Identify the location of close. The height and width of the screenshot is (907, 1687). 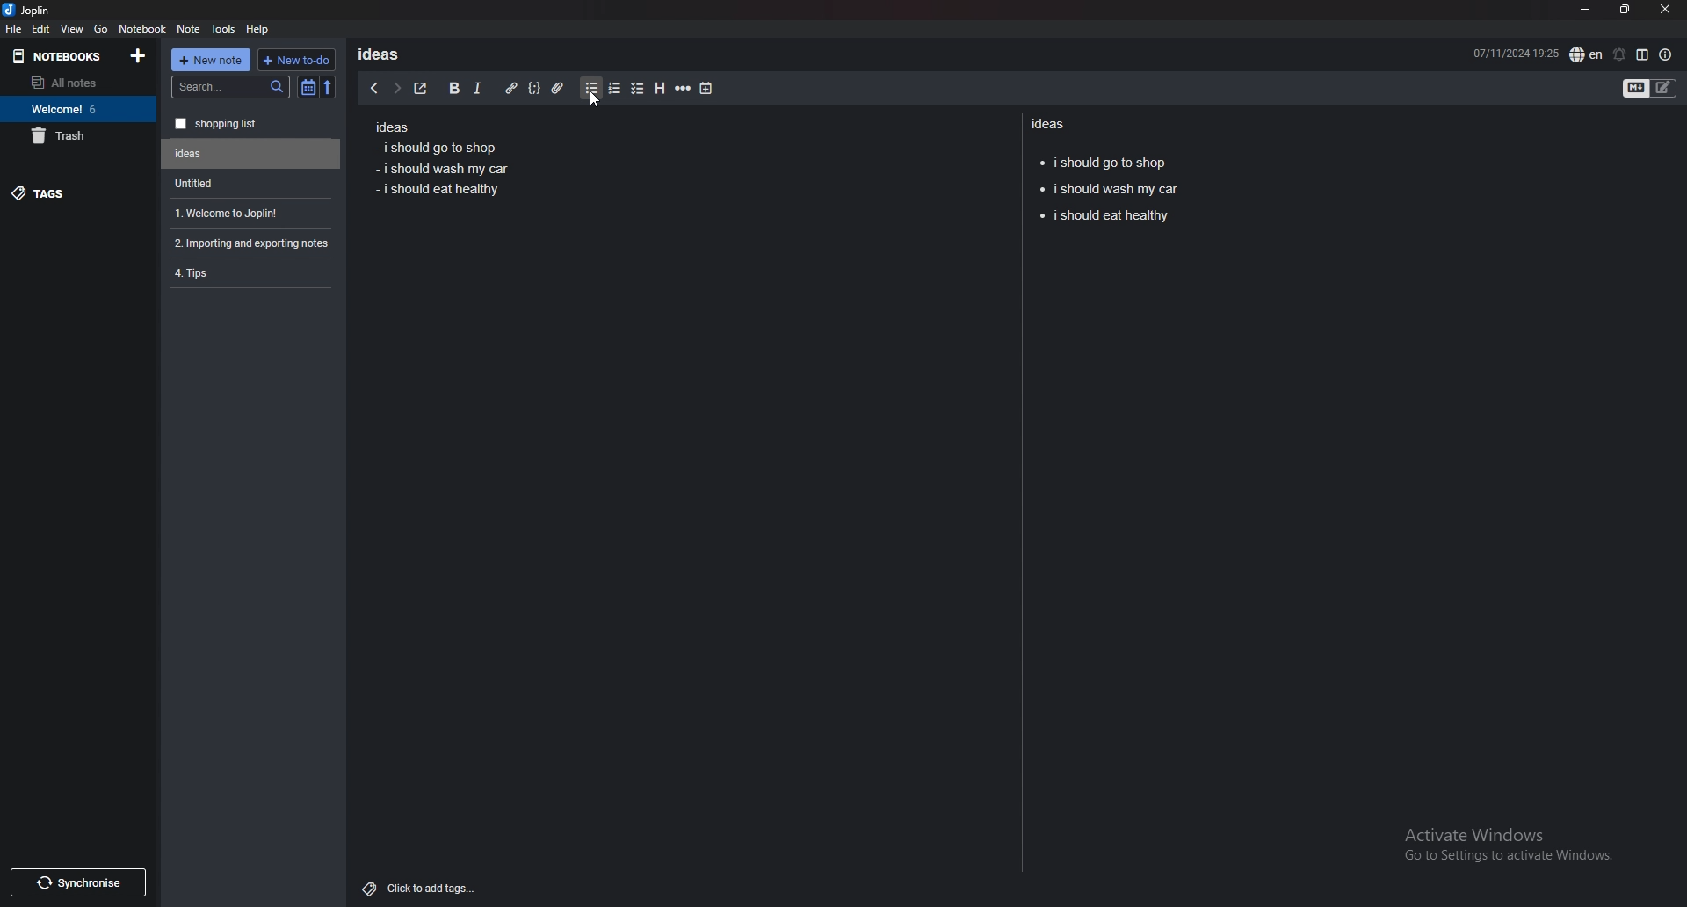
(1664, 10).